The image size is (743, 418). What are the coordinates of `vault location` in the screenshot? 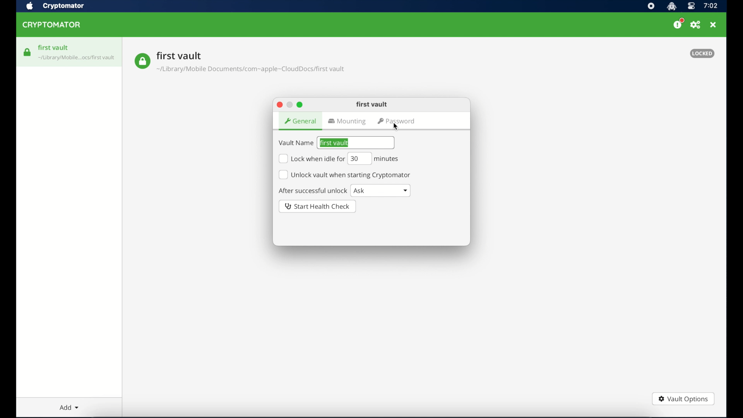 It's located at (252, 70).